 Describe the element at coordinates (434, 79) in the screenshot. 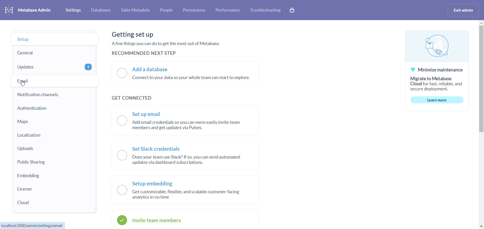

I see `@ Minimize maintenance
Migrate to Metabase
Cloud for fast, reliable, and
secure deployment.` at that location.